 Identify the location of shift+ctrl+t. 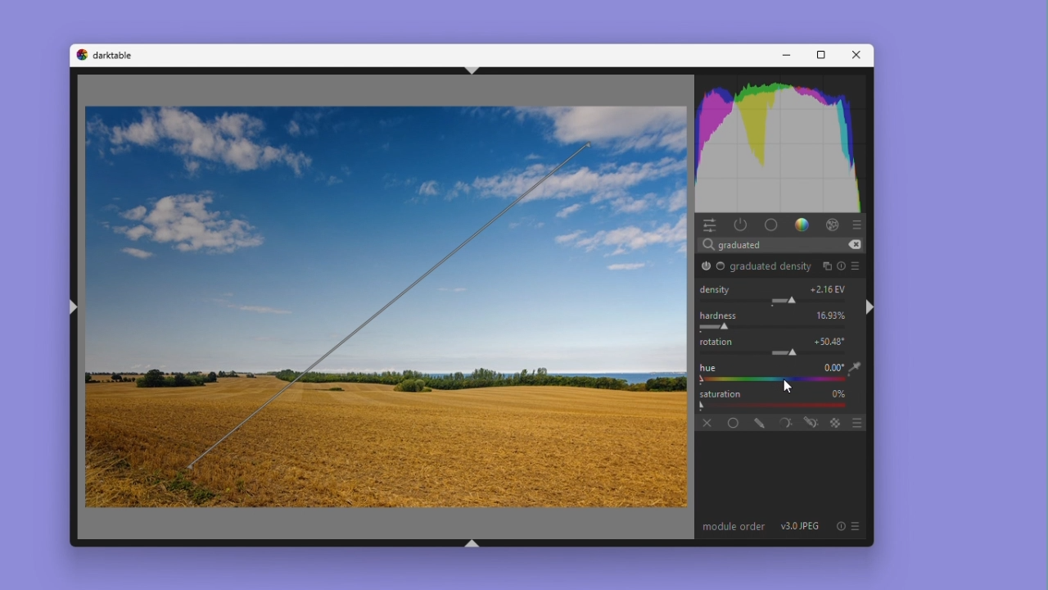
(468, 70).